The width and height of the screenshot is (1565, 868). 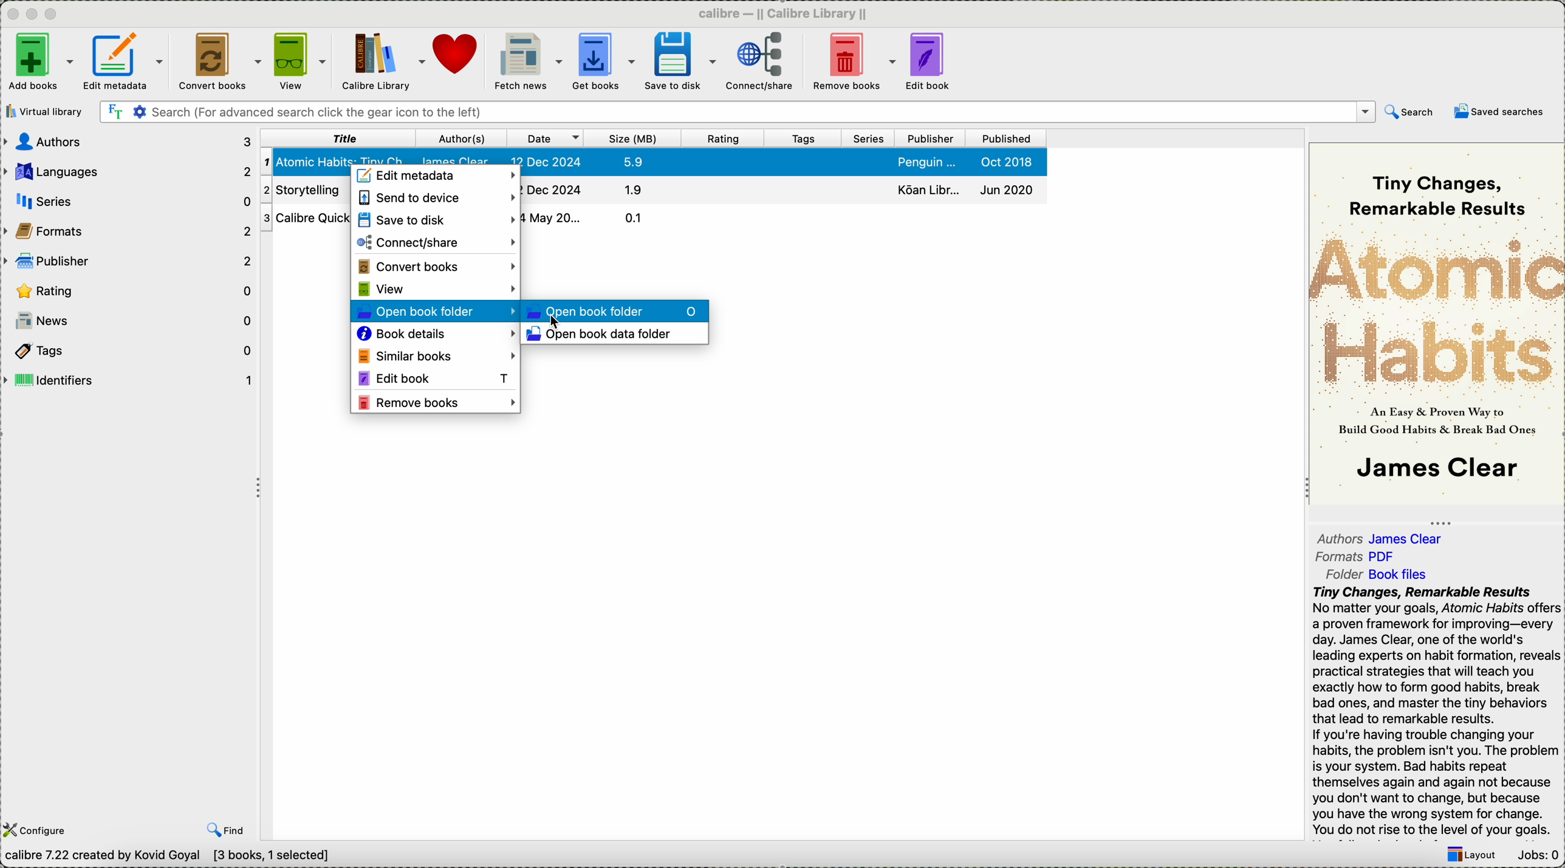 What do you see at coordinates (128, 169) in the screenshot?
I see `languages` at bounding box center [128, 169].